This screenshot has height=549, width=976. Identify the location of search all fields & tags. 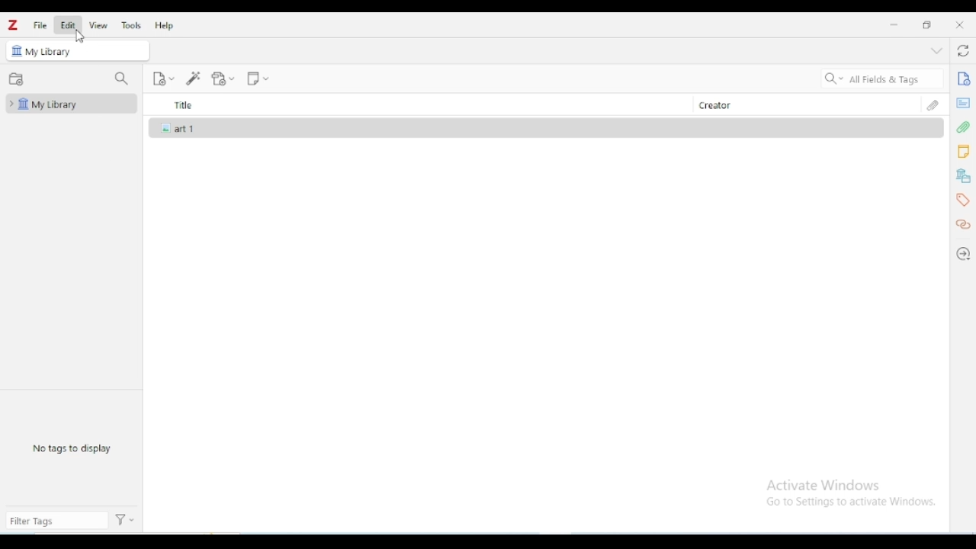
(881, 79).